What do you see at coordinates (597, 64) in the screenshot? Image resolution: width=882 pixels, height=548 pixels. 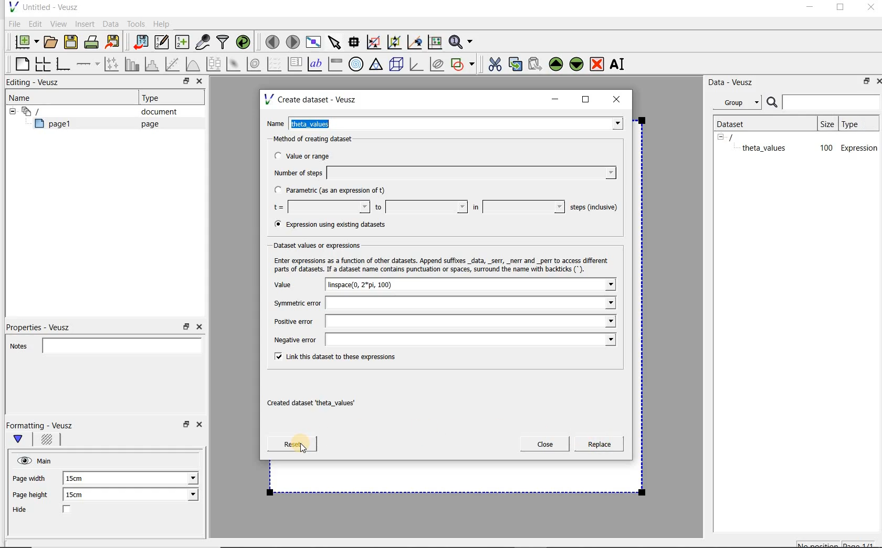 I see `remove the selected widget` at bounding box center [597, 64].